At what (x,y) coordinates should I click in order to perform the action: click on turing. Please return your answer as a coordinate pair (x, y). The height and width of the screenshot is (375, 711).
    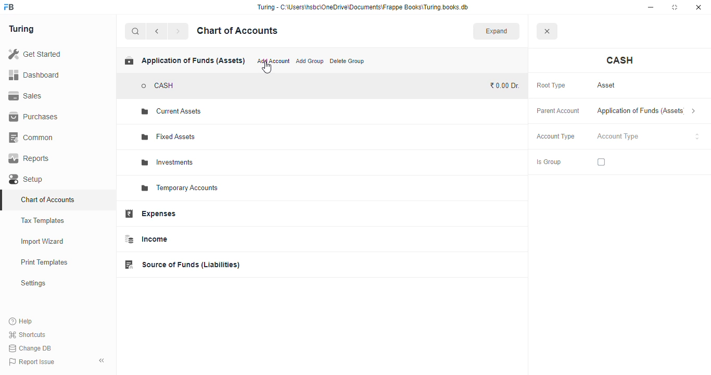
    Looking at the image, I should click on (21, 29).